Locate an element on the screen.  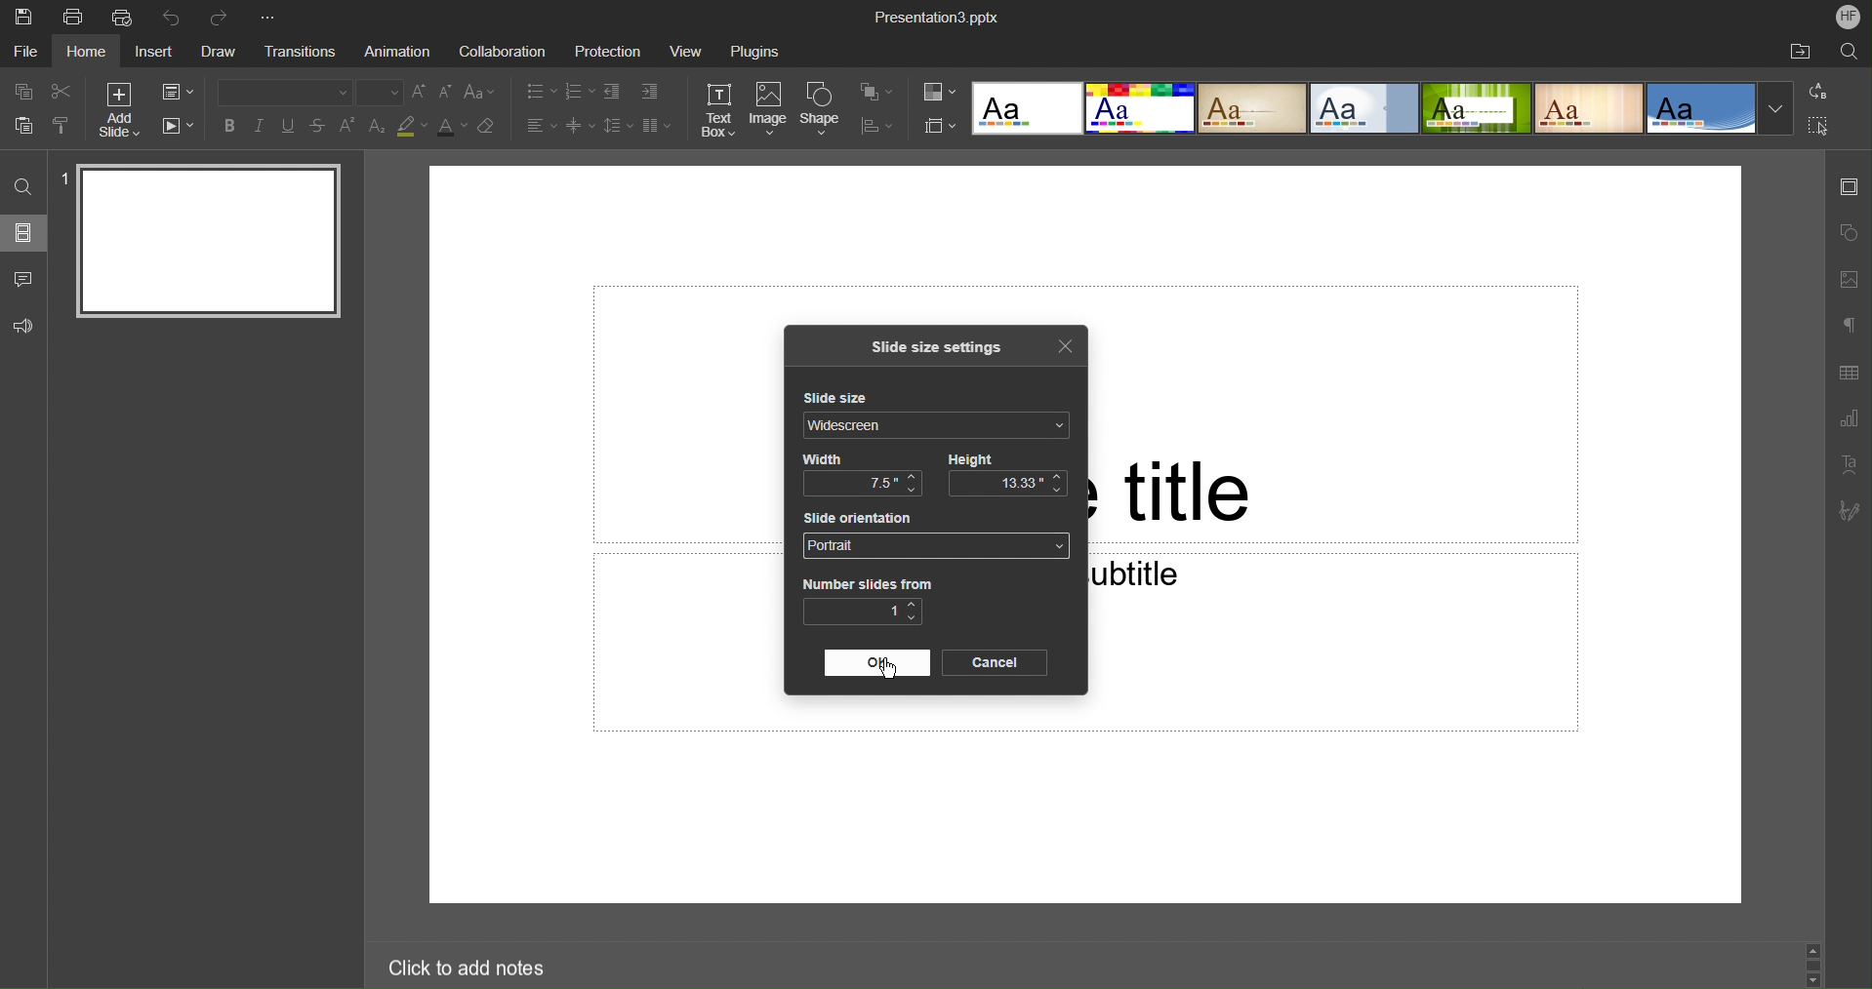
Underline is located at coordinates (291, 127).